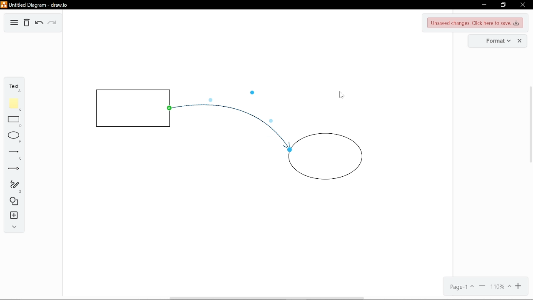 Image resolution: width=533 pixels, height=300 pixels. What do you see at coordinates (38, 24) in the screenshot?
I see `Undo` at bounding box center [38, 24].